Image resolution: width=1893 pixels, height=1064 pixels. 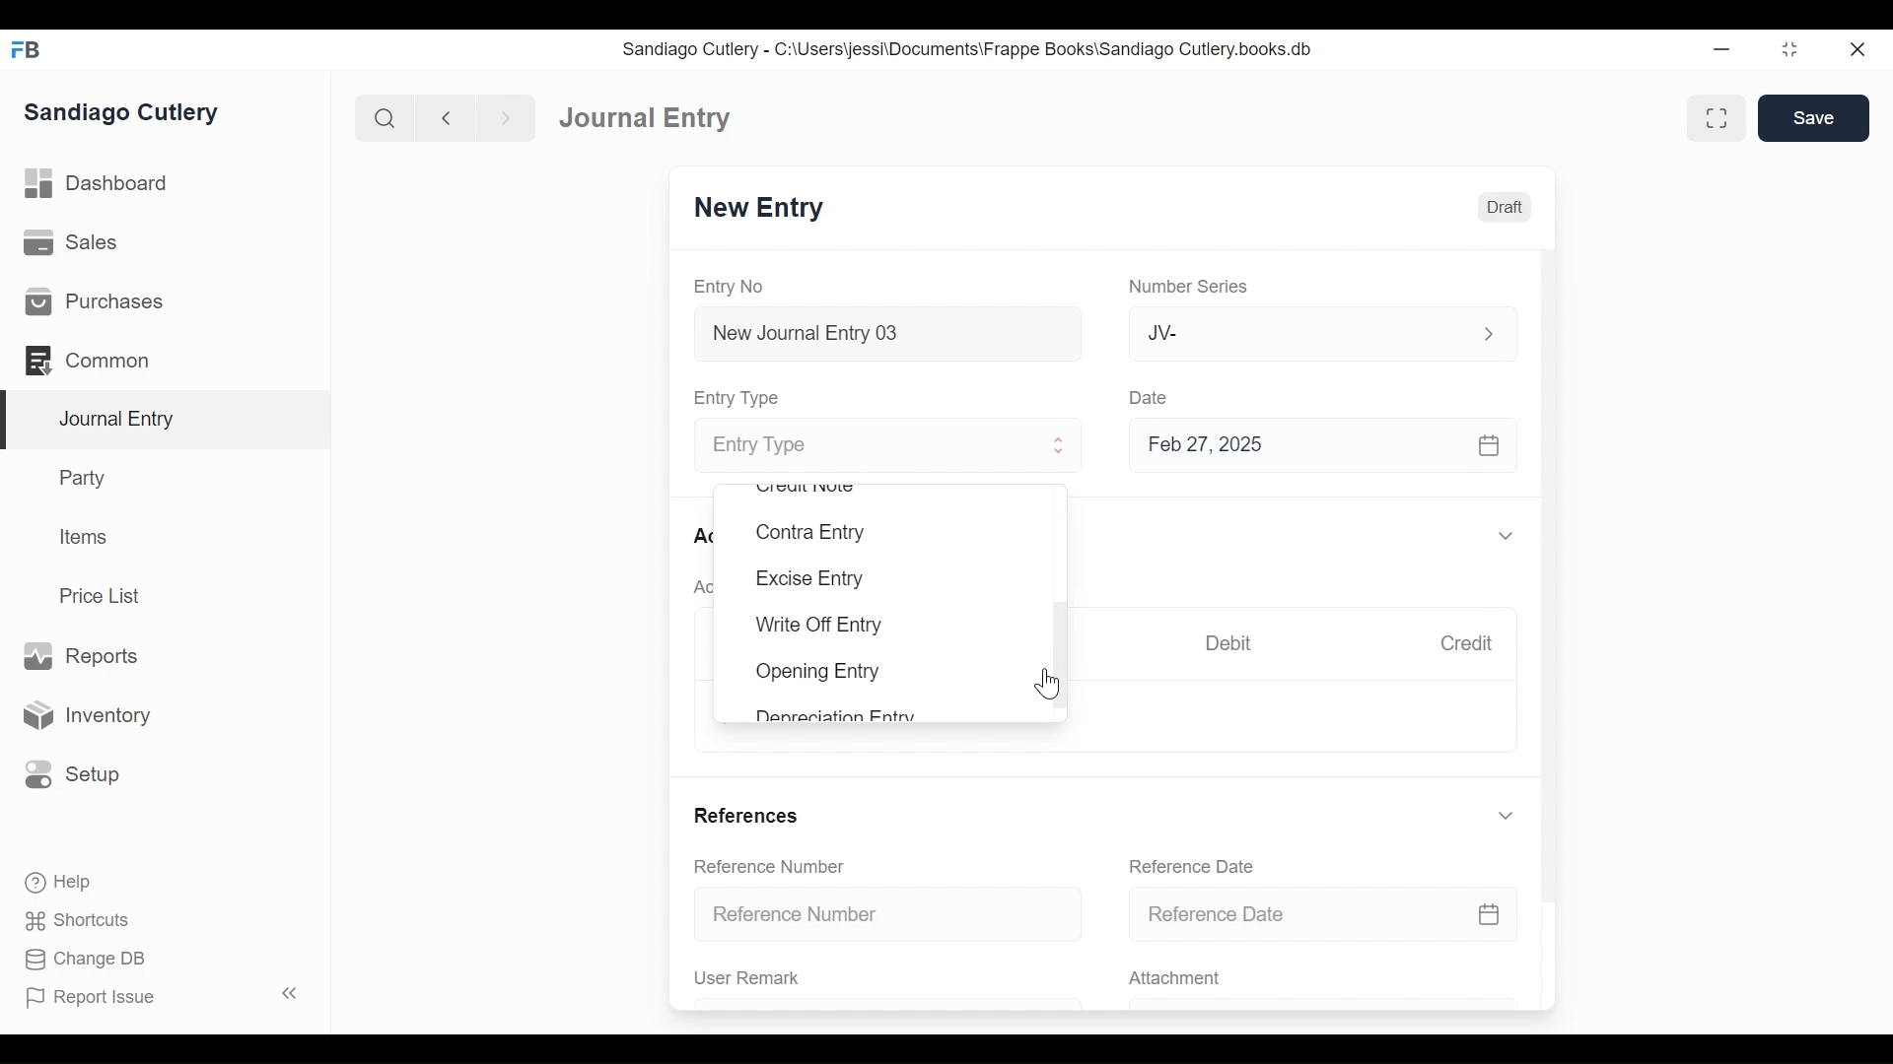 What do you see at coordinates (86, 360) in the screenshot?
I see `Commons` at bounding box center [86, 360].